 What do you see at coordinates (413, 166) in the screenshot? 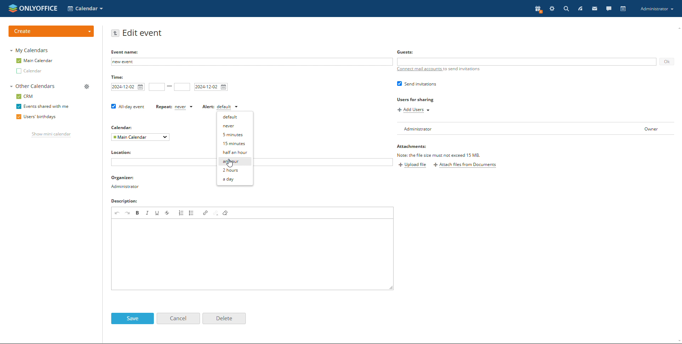
I see `upload file` at bounding box center [413, 166].